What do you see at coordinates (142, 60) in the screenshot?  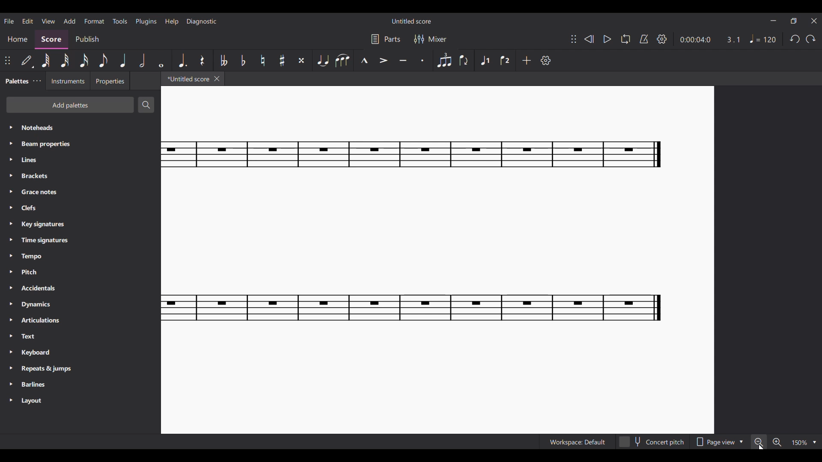 I see `Half note` at bounding box center [142, 60].